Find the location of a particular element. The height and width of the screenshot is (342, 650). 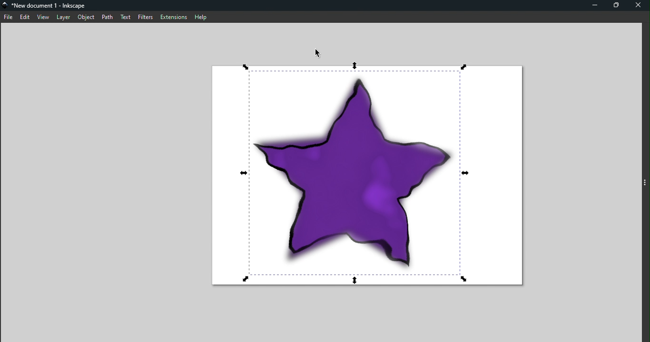

Object is located at coordinates (87, 17).